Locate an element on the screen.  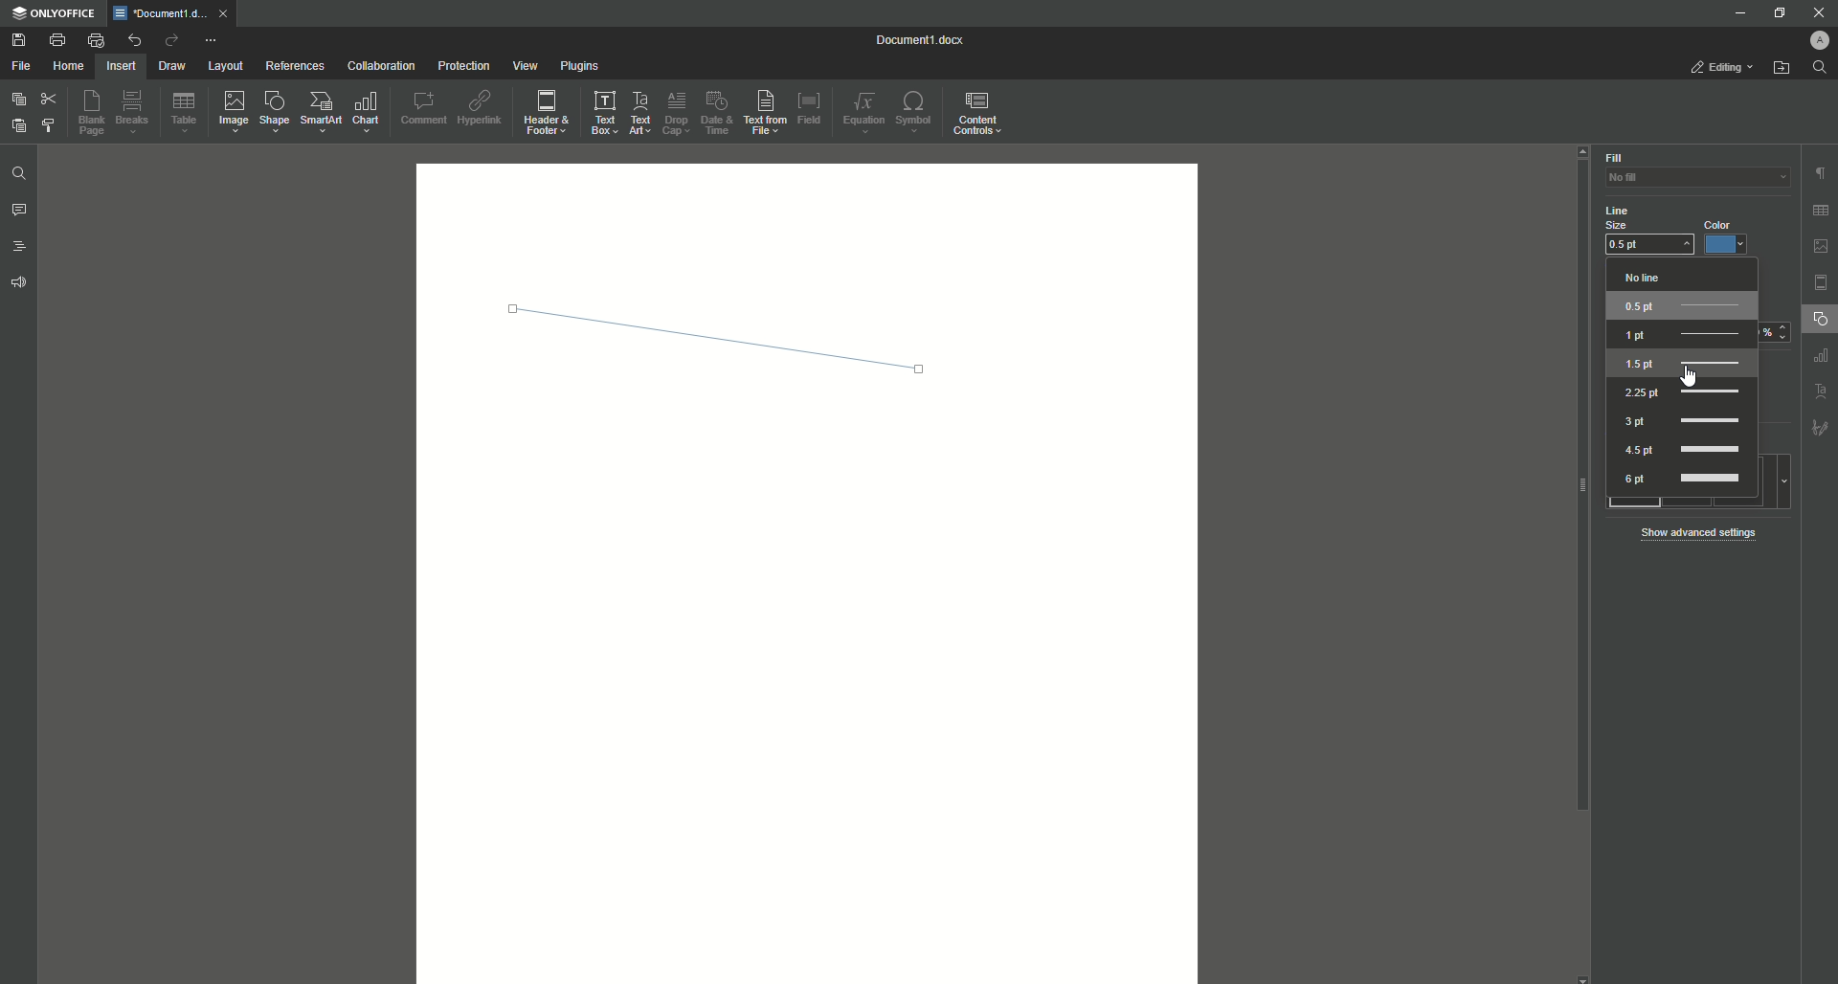
Headings is located at coordinates (21, 249).